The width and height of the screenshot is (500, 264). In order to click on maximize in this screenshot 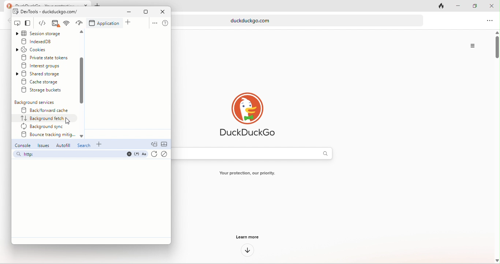, I will do `click(145, 12)`.